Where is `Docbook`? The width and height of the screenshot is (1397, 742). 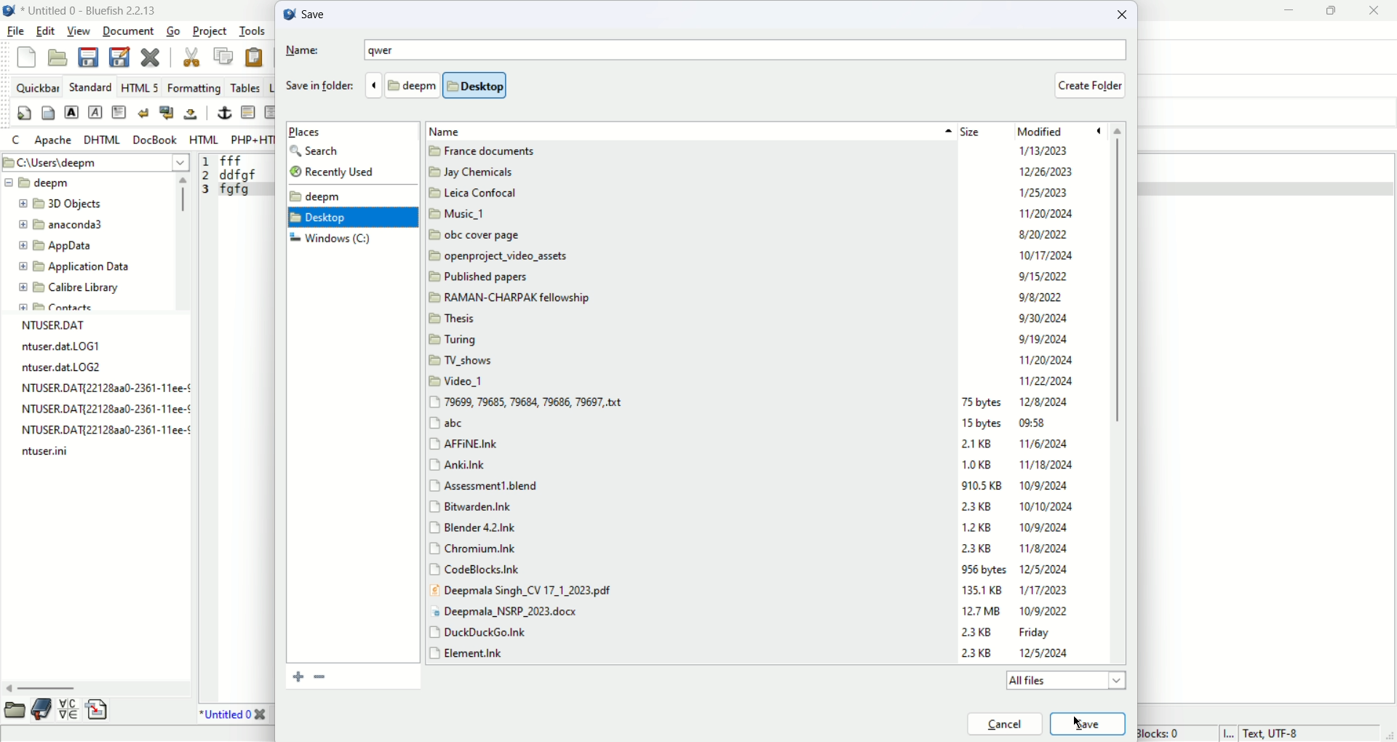 Docbook is located at coordinates (156, 140).